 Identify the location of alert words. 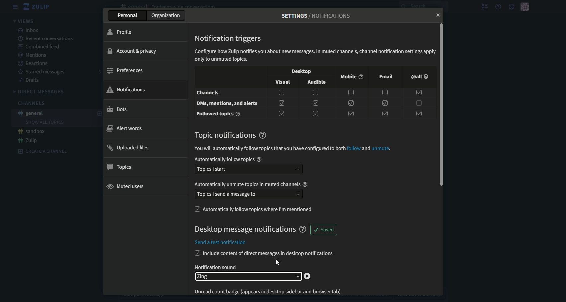
(125, 128).